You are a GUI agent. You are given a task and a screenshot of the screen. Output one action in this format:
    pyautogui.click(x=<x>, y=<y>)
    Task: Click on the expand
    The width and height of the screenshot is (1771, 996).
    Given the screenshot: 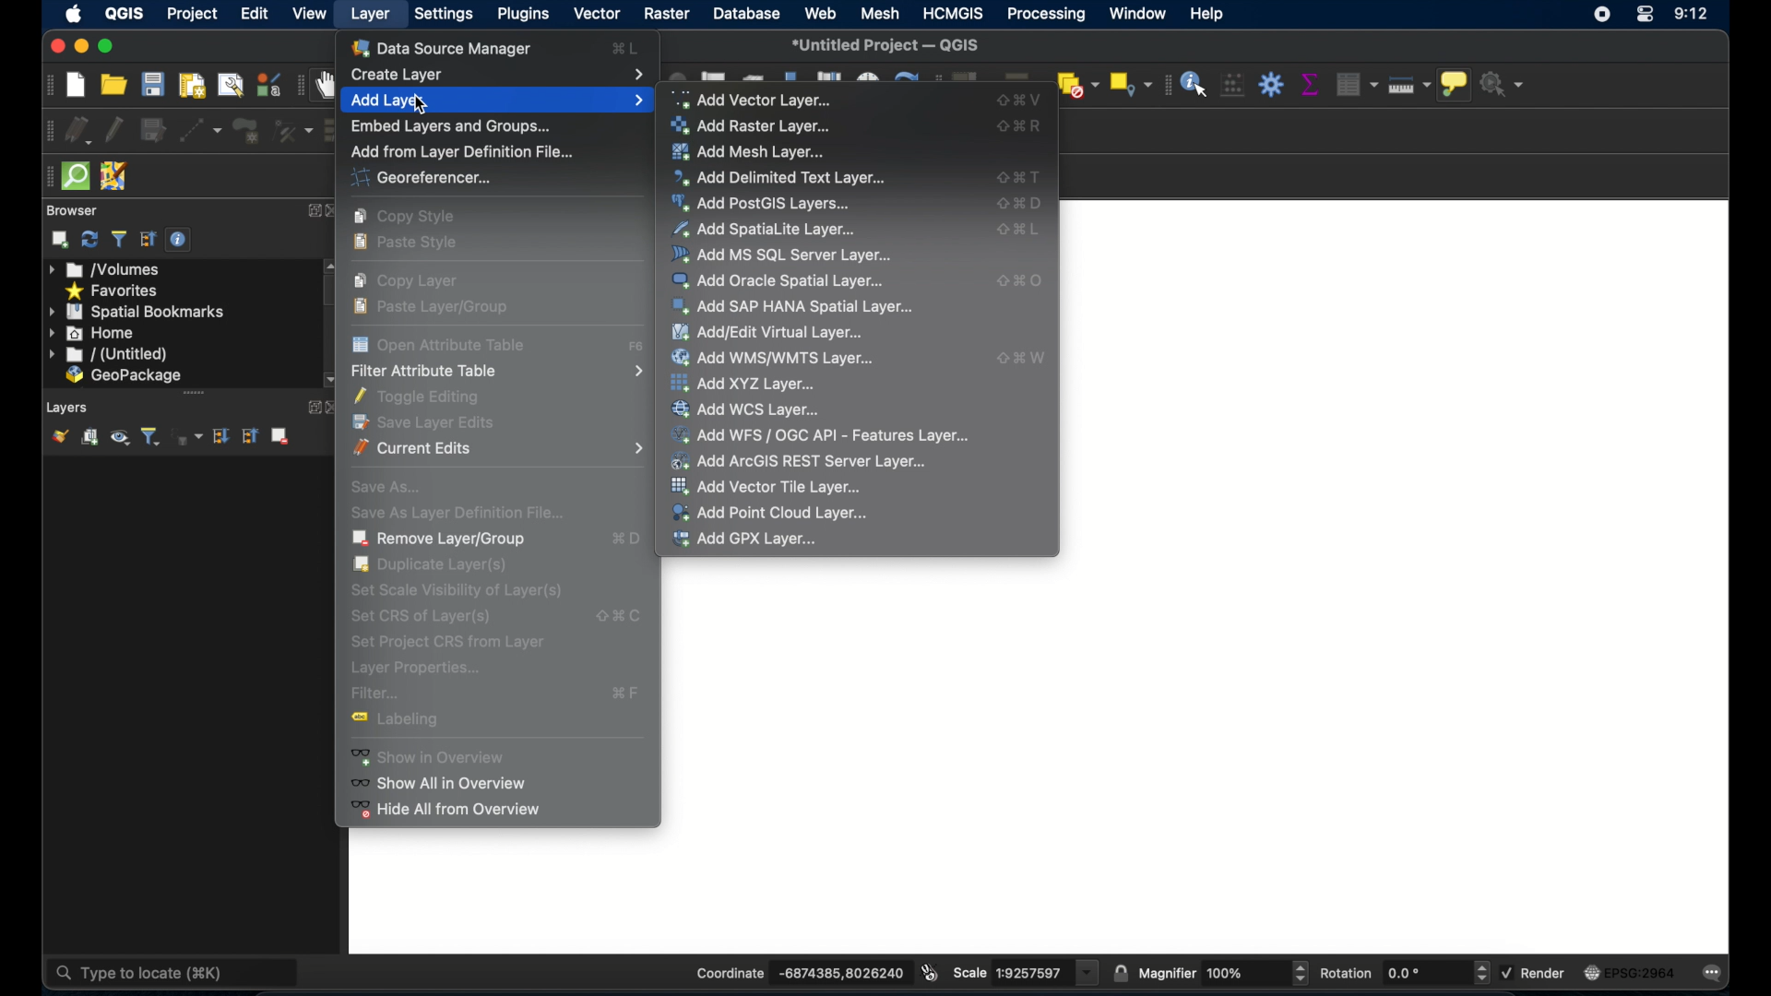 What is the action you would take?
    pyautogui.click(x=312, y=407)
    